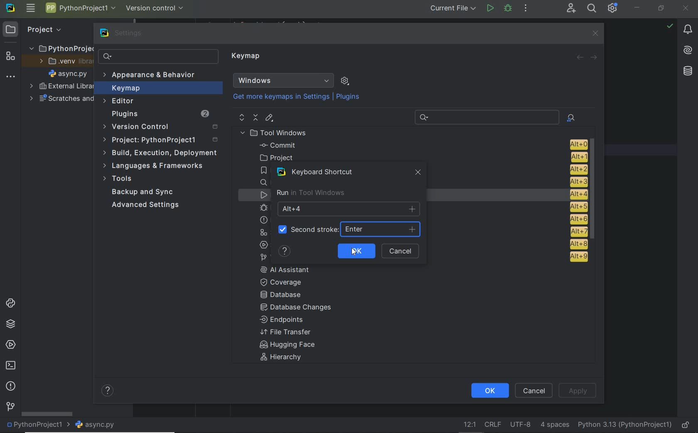 The image size is (698, 433). I want to click on Keymap, so click(247, 57).